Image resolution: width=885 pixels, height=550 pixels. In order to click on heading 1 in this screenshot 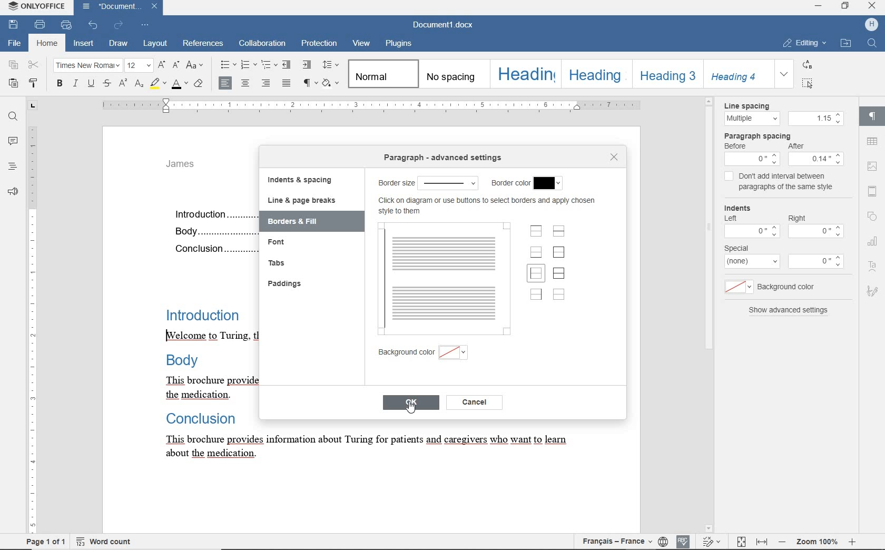, I will do `click(525, 74)`.